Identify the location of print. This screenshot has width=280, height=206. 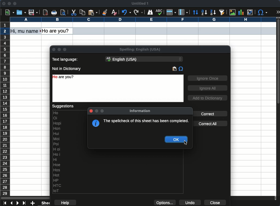
(54, 12).